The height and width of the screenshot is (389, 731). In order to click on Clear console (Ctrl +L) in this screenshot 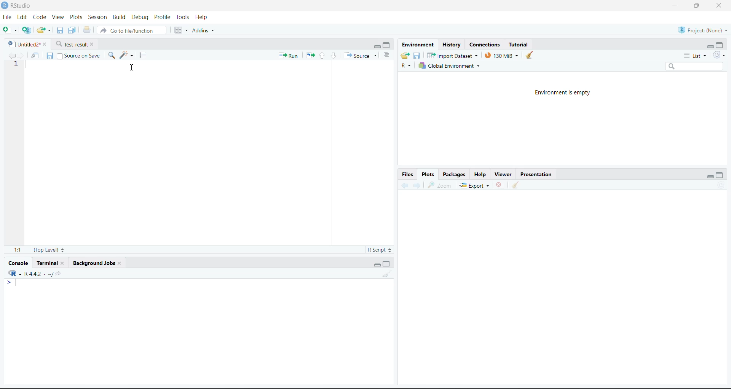, I will do `click(518, 184)`.